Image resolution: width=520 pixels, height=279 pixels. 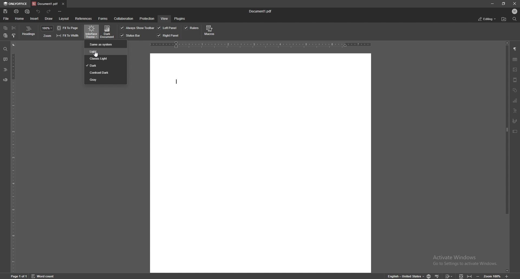 I want to click on spell check, so click(x=438, y=276).